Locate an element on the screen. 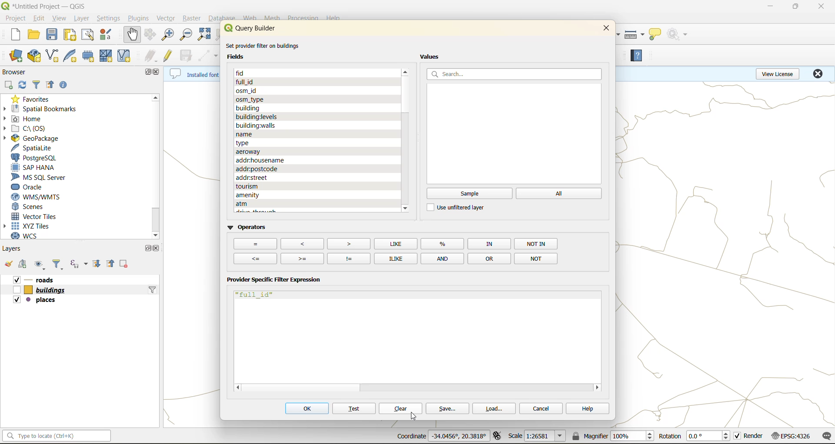  rotation is located at coordinates (694, 437).